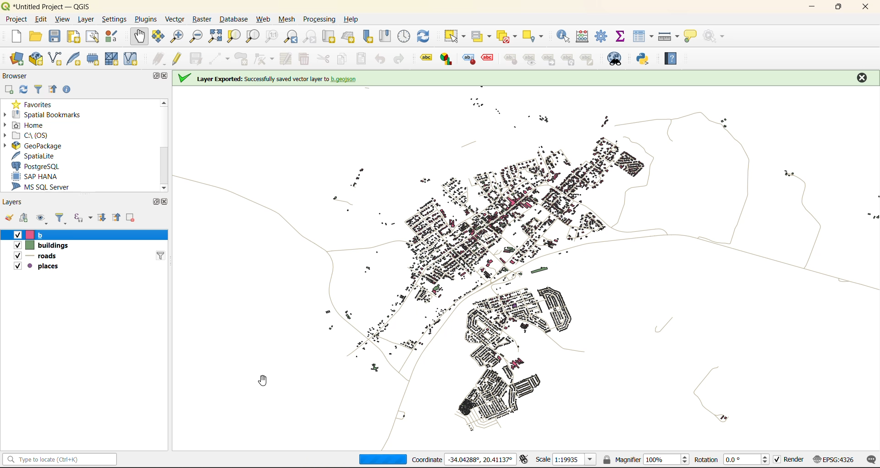  Describe the element at coordinates (528, 268) in the screenshot. I see `map` at that location.